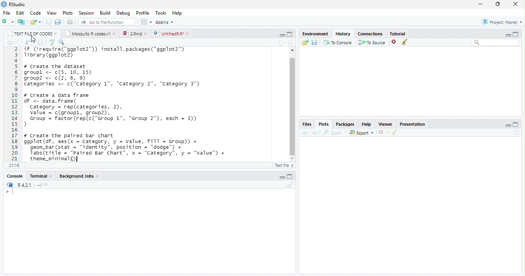 The height and width of the screenshot is (276, 525). What do you see at coordinates (40, 42) in the screenshot?
I see `save current document` at bounding box center [40, 42].